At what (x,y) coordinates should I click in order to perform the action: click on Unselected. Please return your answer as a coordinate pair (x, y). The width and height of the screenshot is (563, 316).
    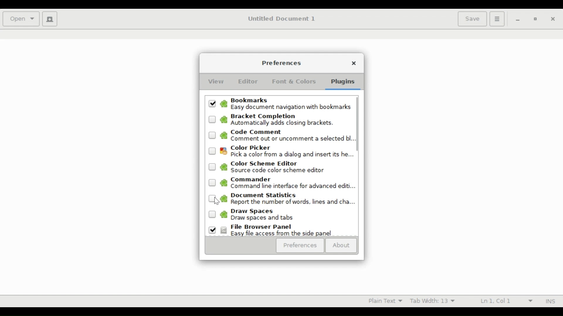
    Looking at the image, I should click on (212, 151).